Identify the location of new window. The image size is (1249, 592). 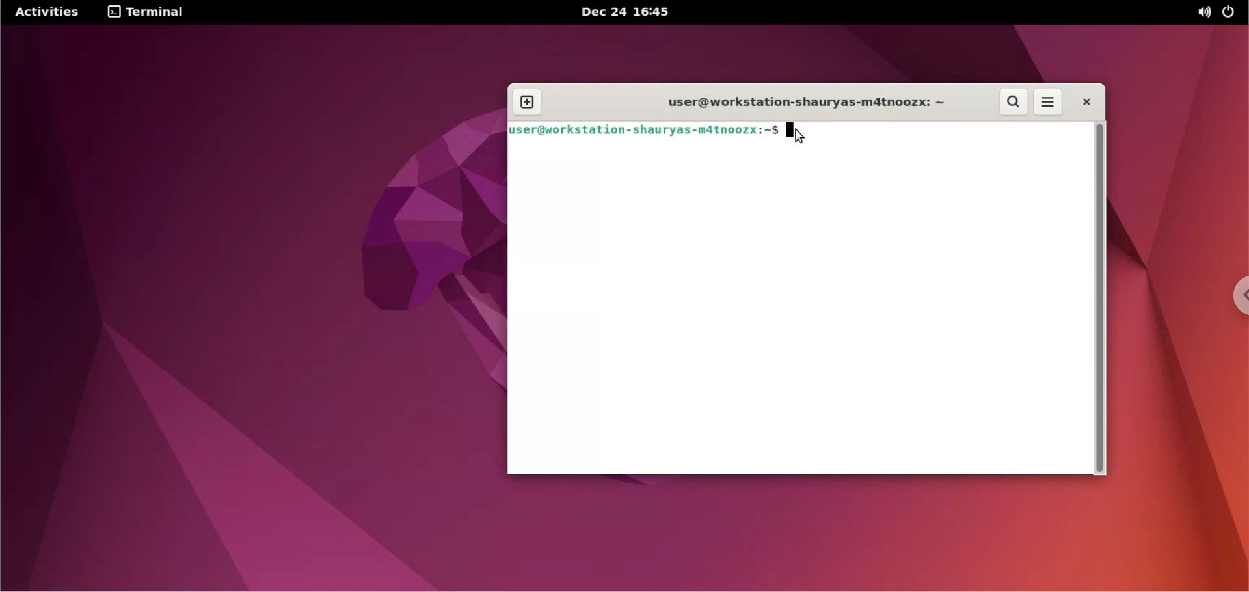
(533, 103).